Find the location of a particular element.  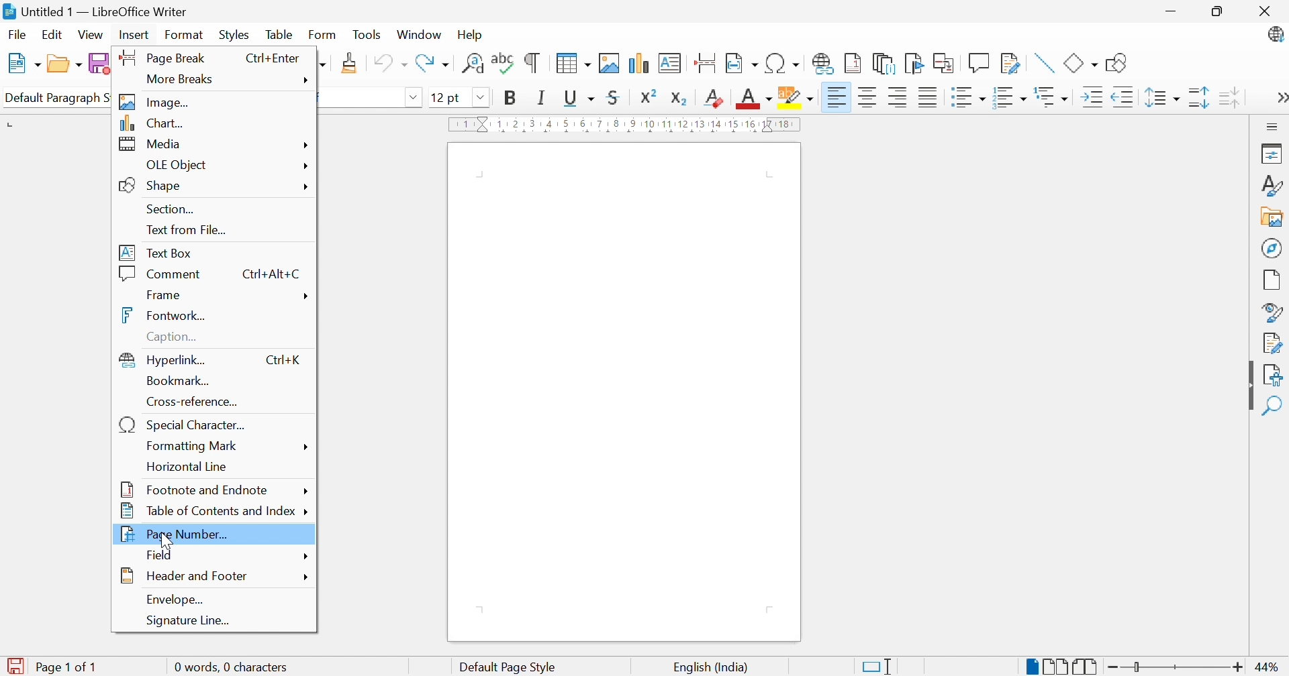

More is located at coordinates (305, 185).